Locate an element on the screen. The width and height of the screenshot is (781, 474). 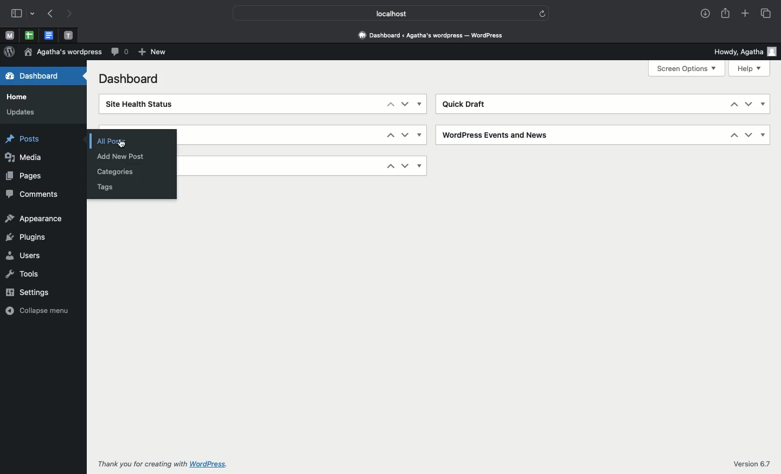
Home is located at coordinates (20, 97).